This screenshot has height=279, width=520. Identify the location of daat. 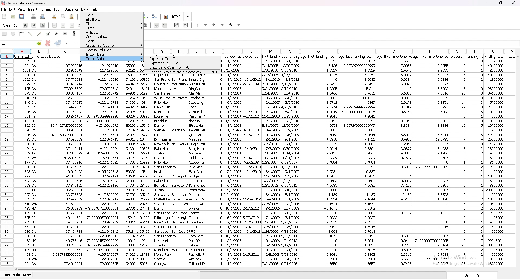
(499, 160).